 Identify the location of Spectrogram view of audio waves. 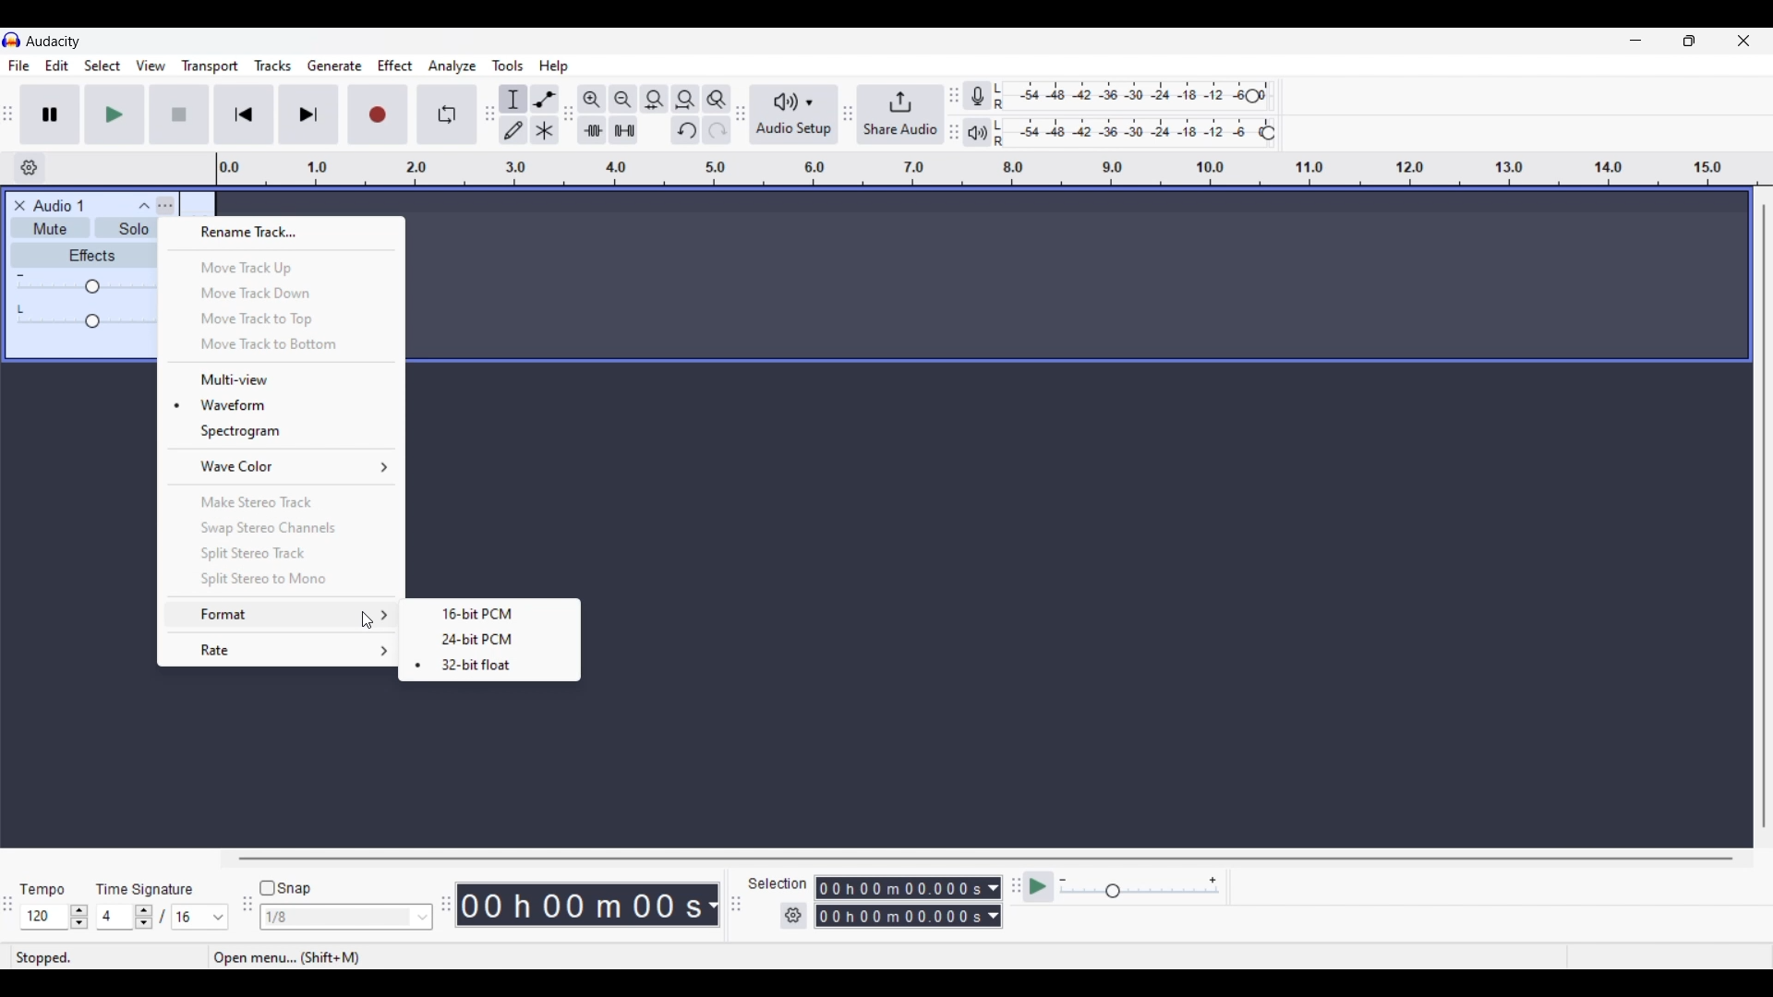
(282, 431).